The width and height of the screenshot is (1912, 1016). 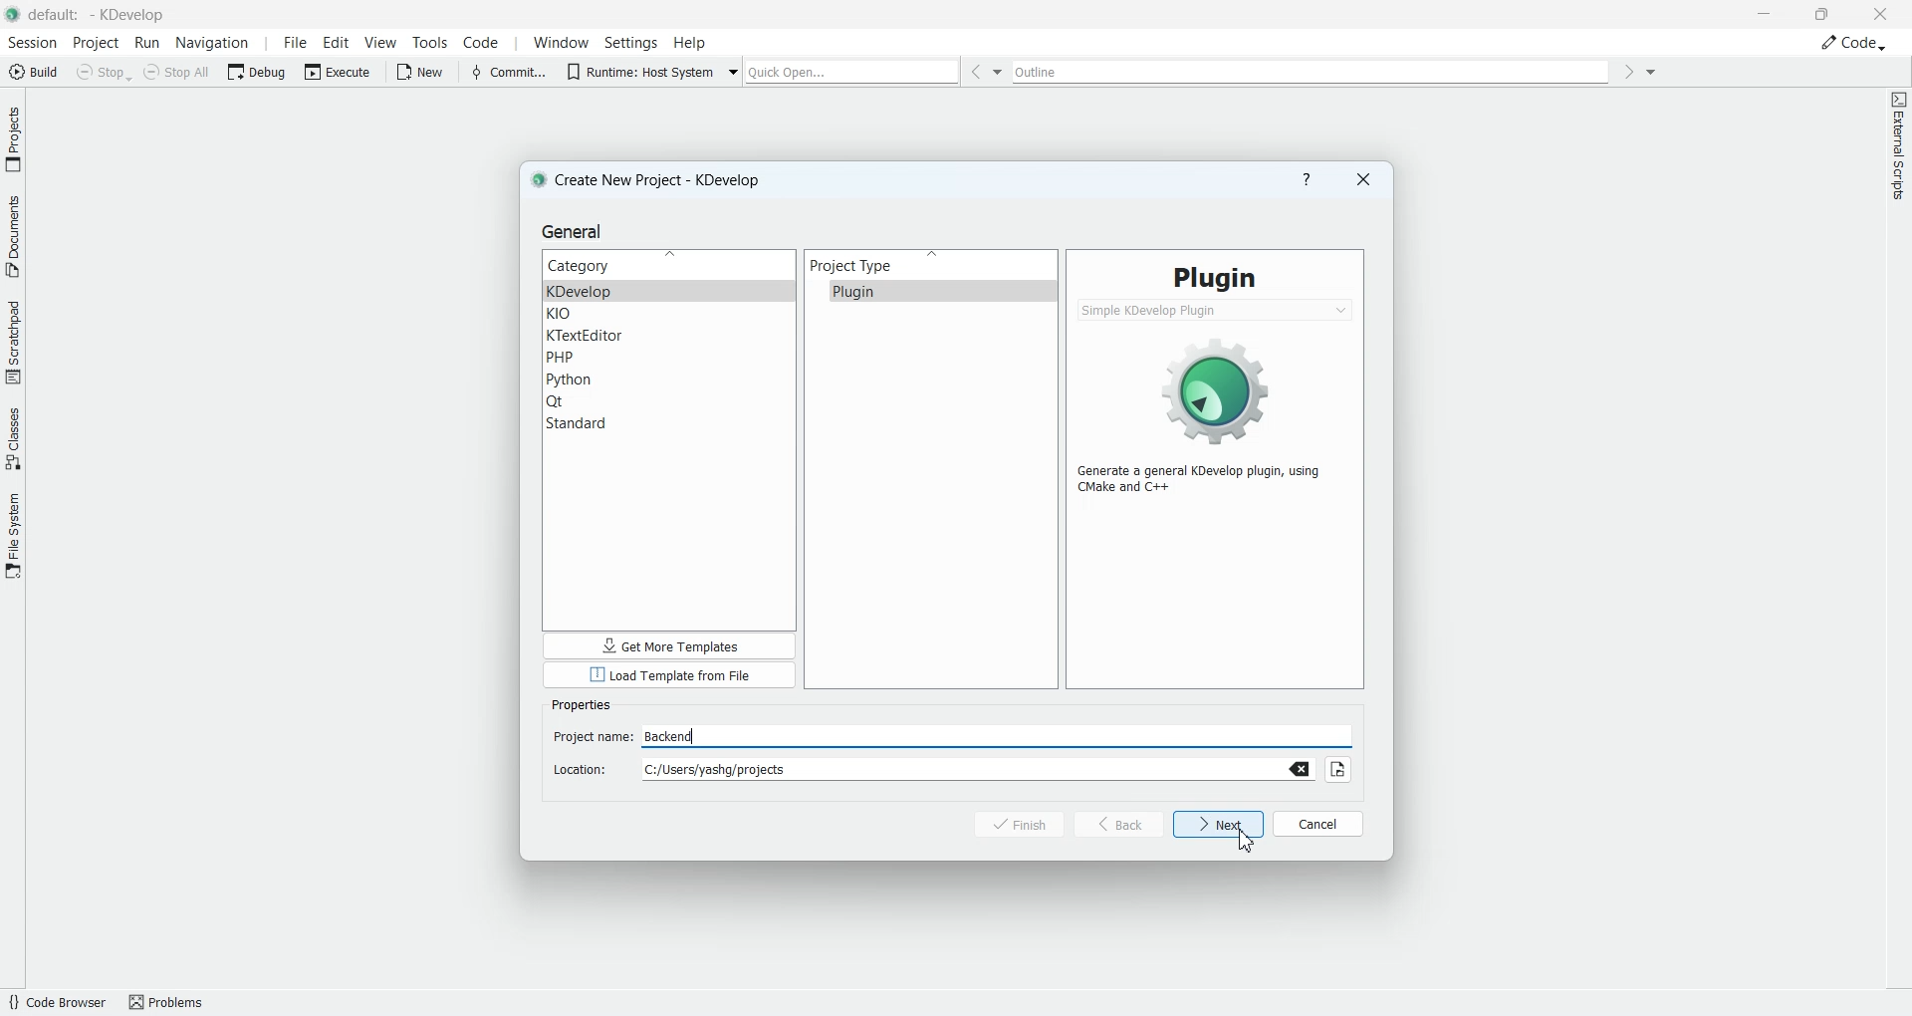 I want to click on Stop, so click(x=104, y=72).